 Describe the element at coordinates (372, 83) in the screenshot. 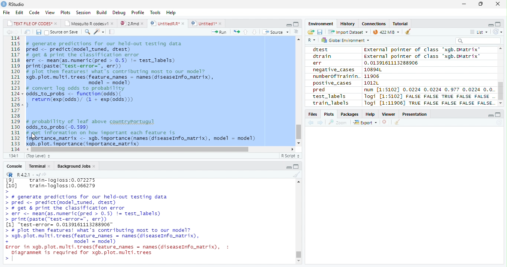

I see `1012L` at that location.